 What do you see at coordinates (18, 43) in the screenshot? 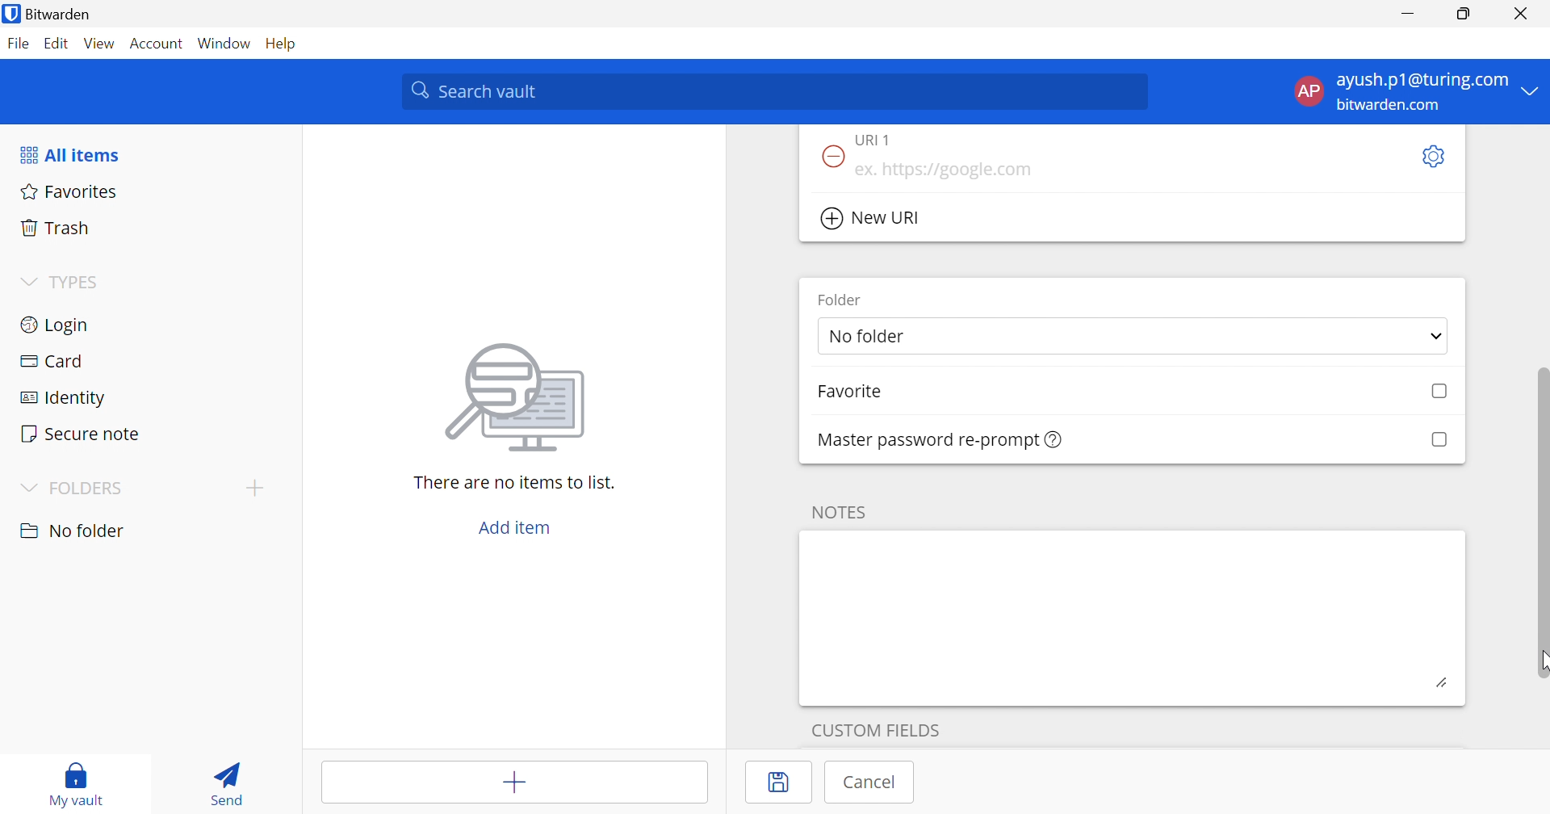
I see `File` at bounding box center [18, 43].